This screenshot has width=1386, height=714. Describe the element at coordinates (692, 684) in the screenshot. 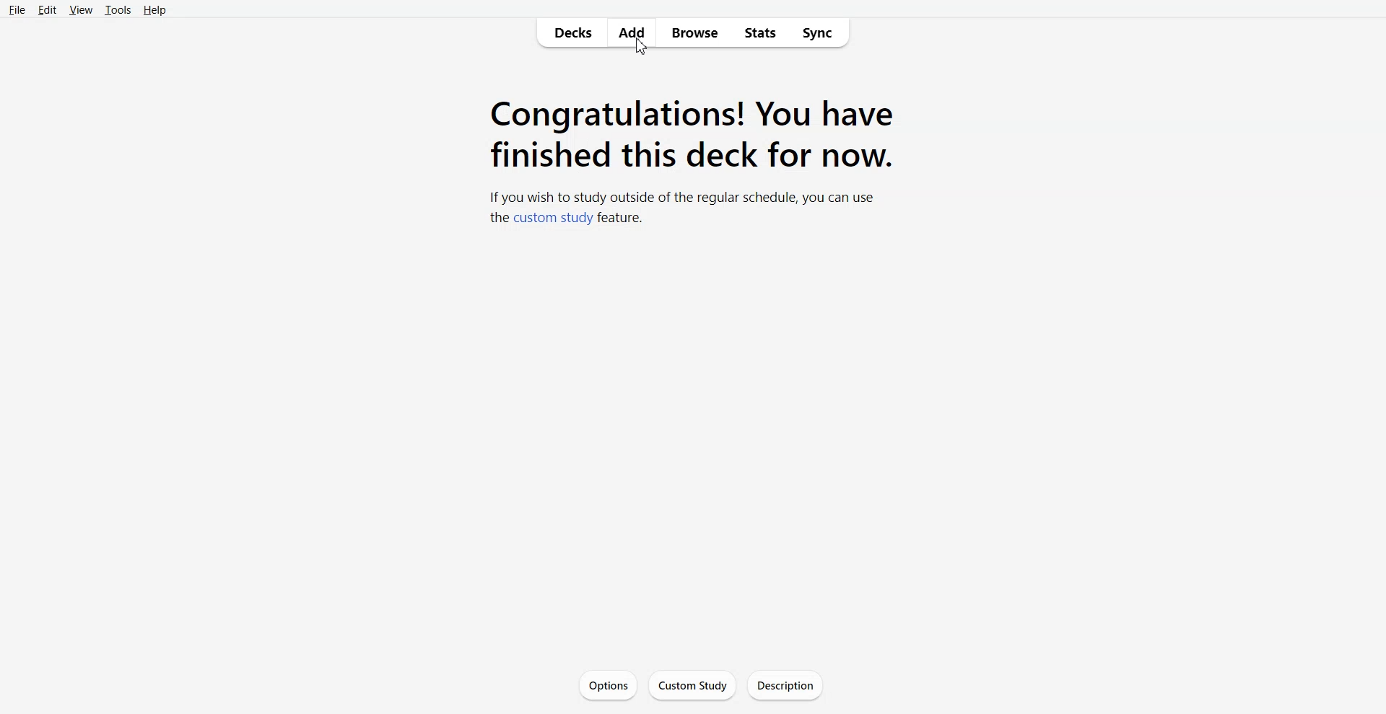

I see `Custom Study` at that location.